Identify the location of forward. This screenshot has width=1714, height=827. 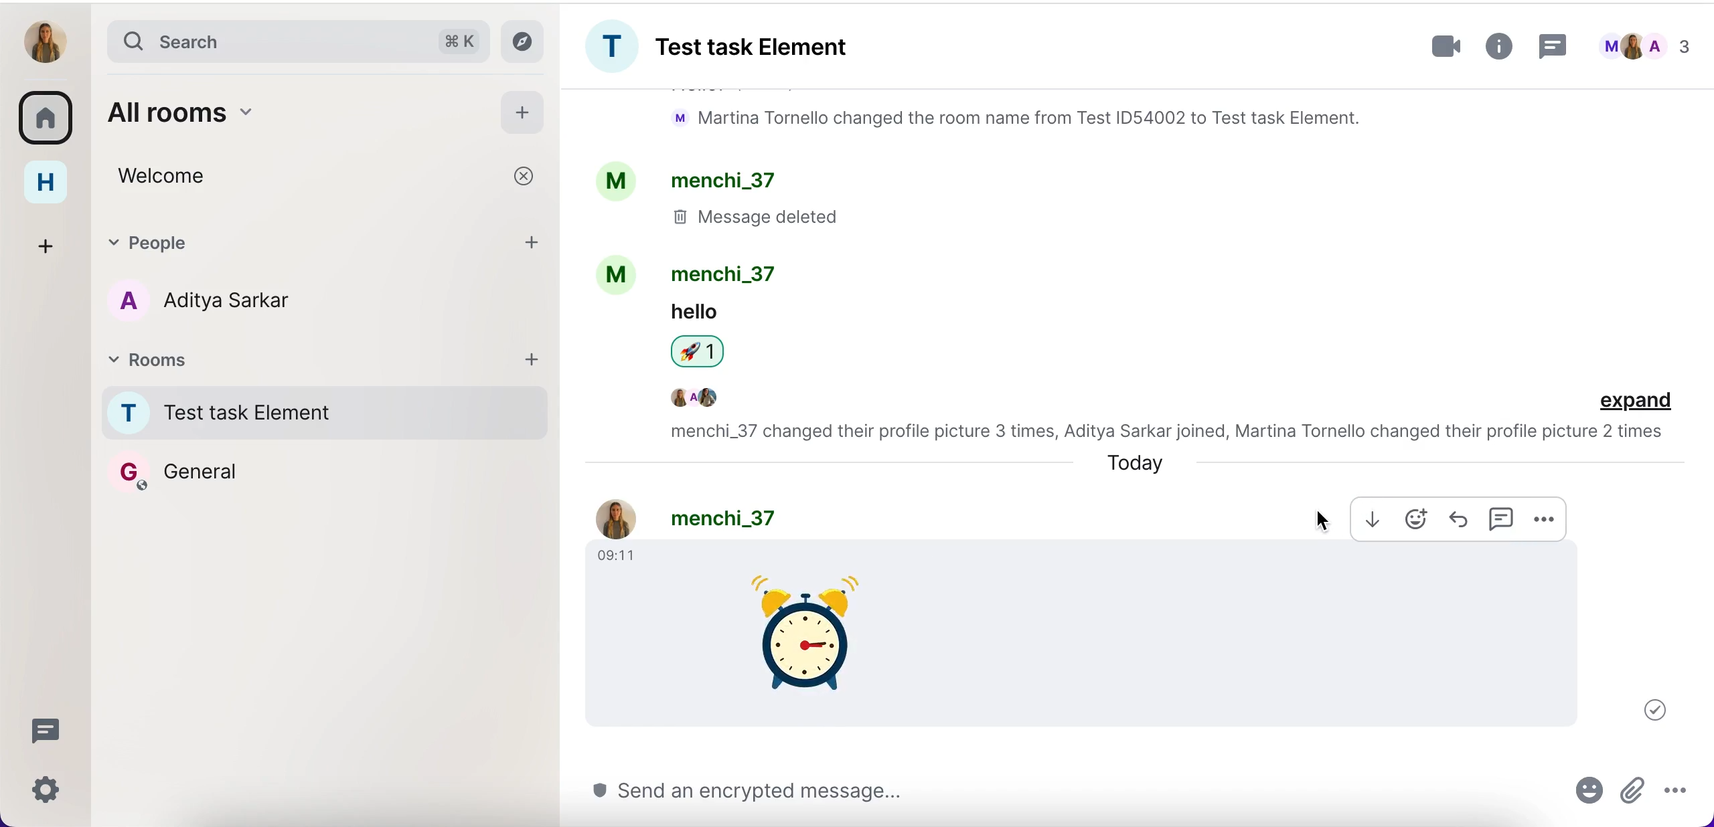
(1458, 519).